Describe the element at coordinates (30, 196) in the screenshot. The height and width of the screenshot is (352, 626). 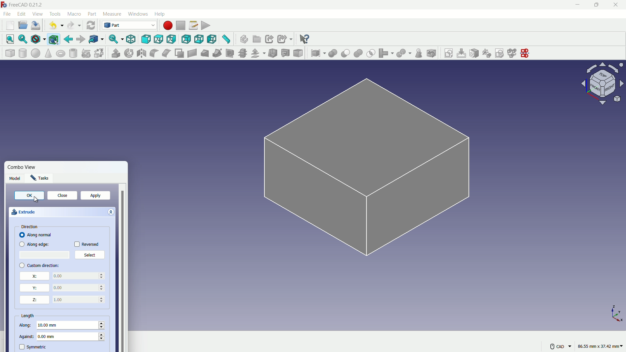
I see `OK` at that location.